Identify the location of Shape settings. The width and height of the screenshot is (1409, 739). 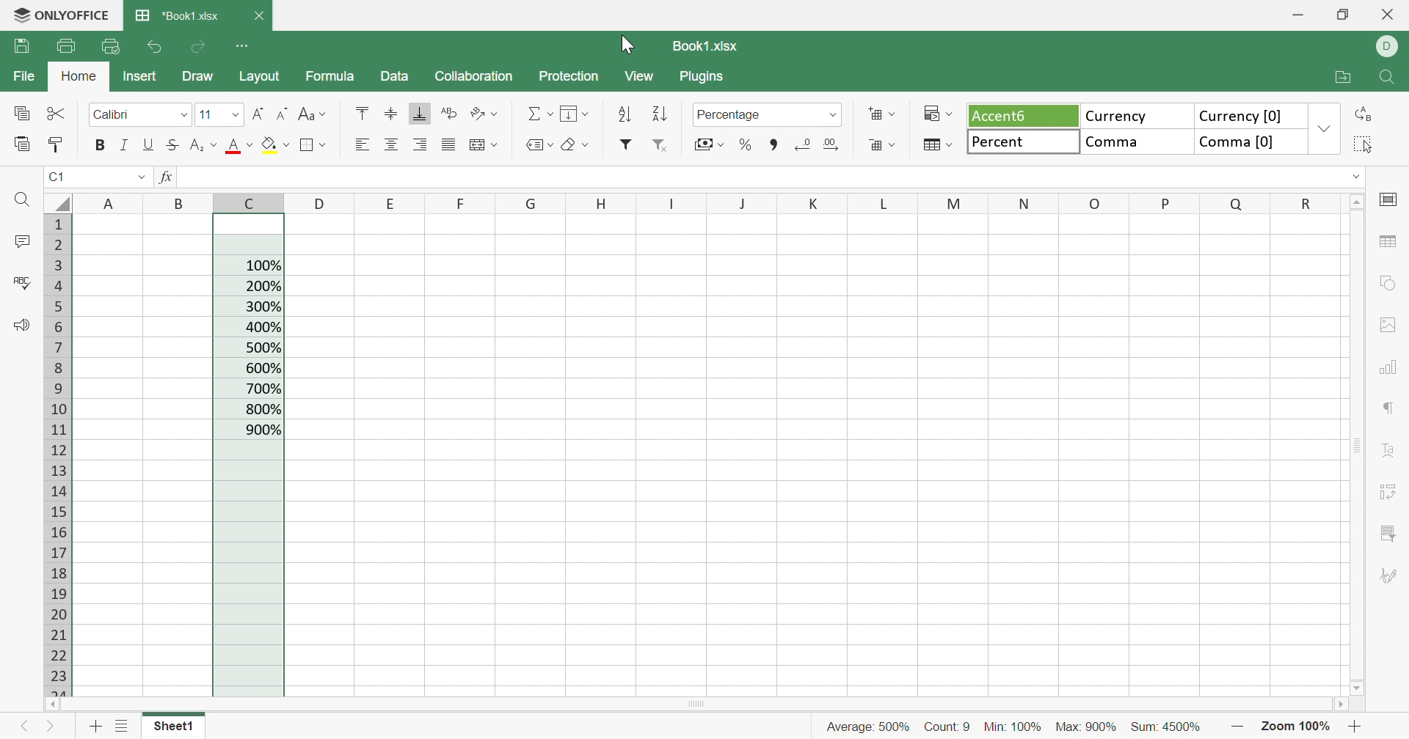
(1390, 284).